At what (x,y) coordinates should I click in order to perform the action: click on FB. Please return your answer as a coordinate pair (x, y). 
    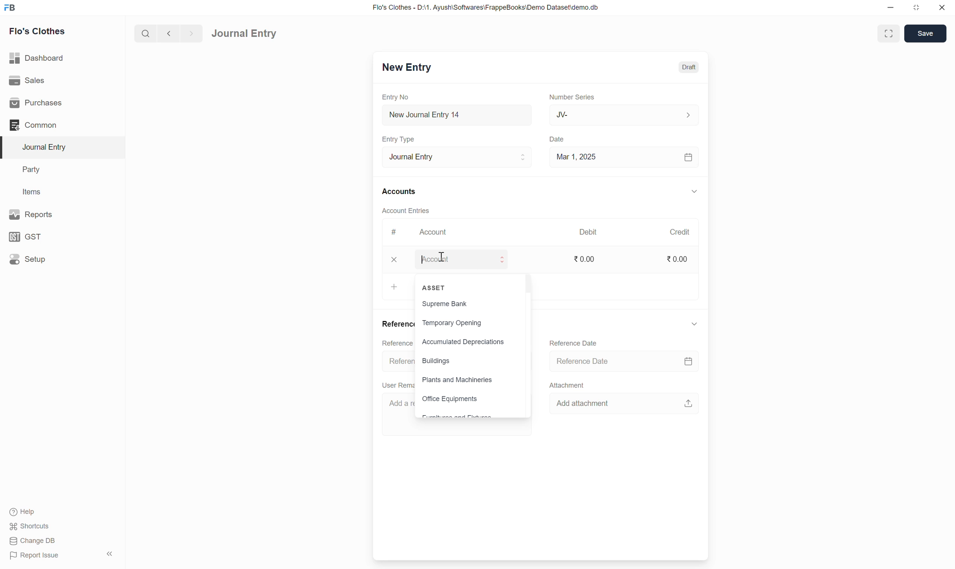
    Looking at the image, I should click on (10, 8).